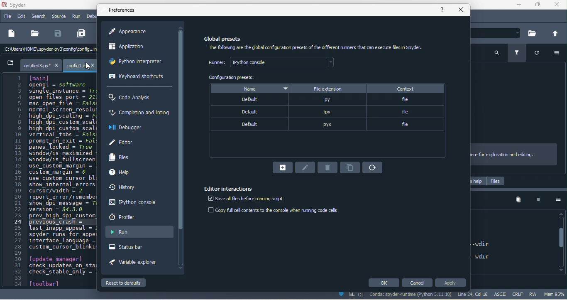 Image resolution: width=567 pixels, height=300 pixels. I want to click on run, so click(139, 231).